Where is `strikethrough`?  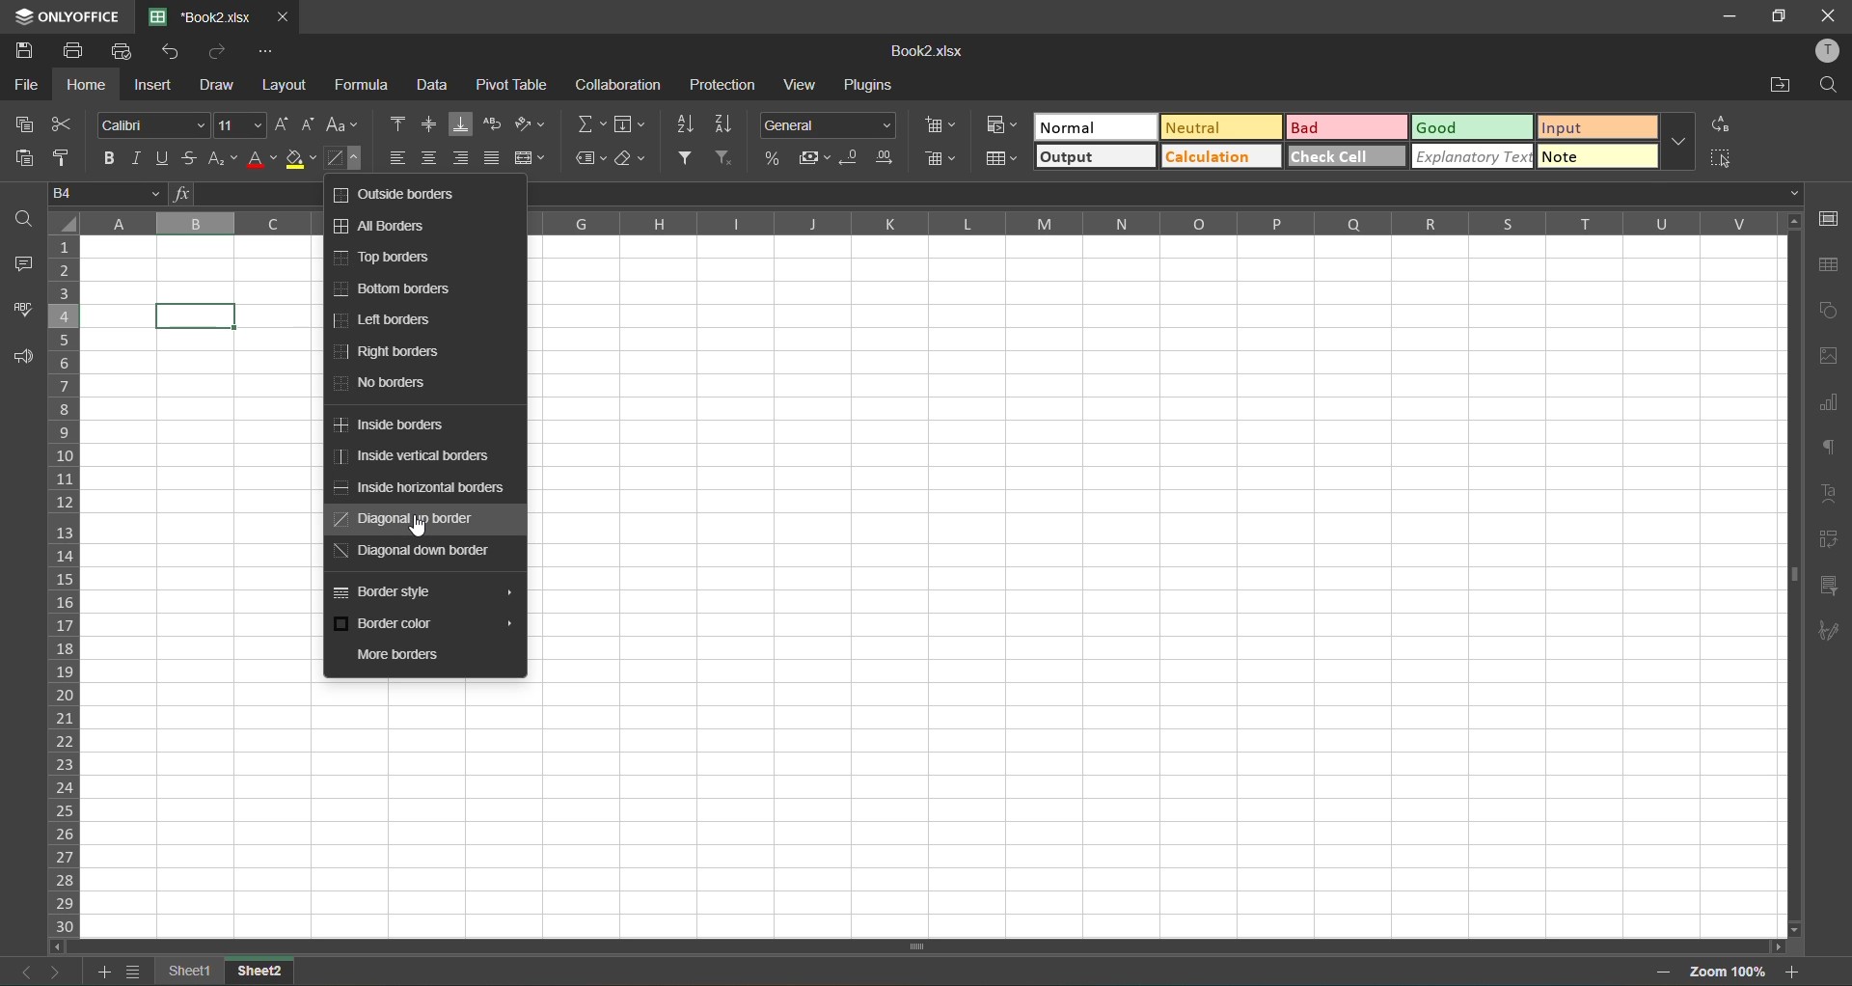
strikethrough is located at coordinates (191, 158).